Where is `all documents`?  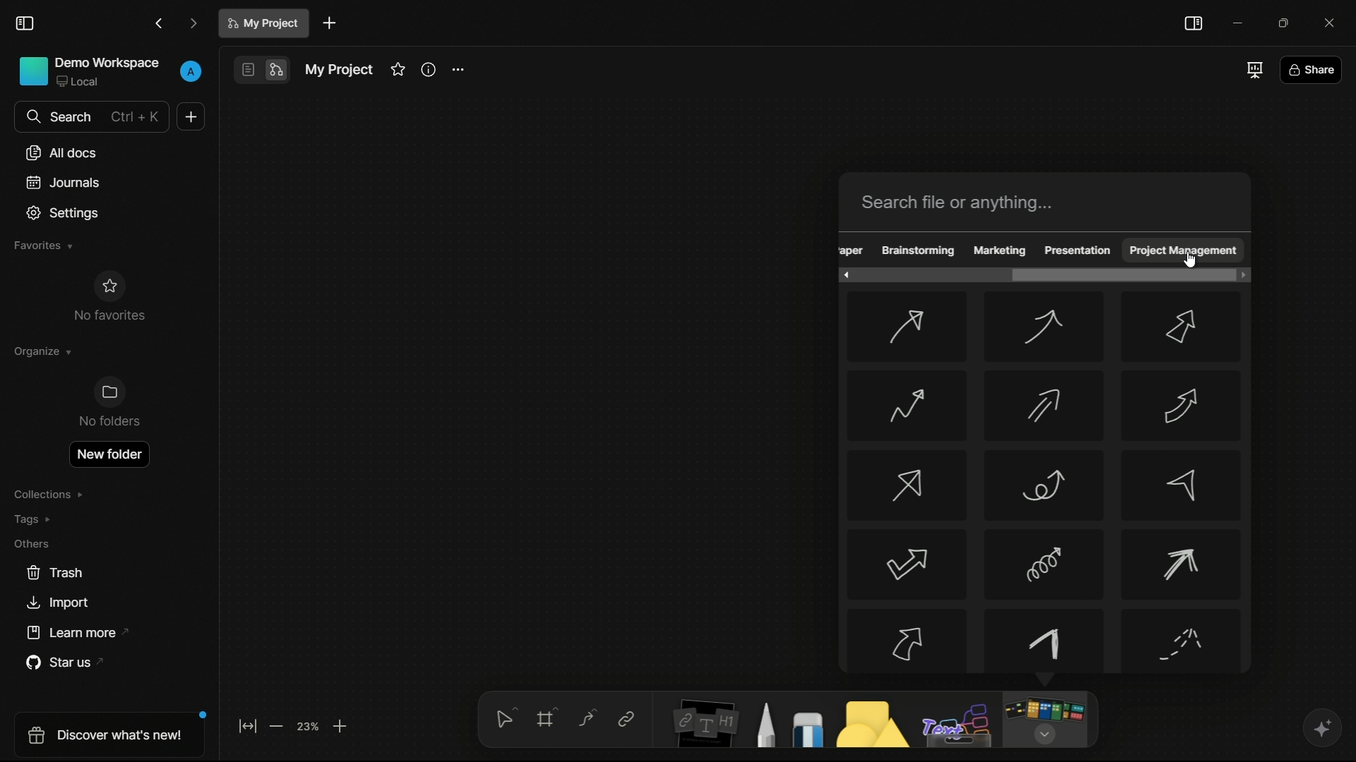 all documents is located at coordinates (63, 152).